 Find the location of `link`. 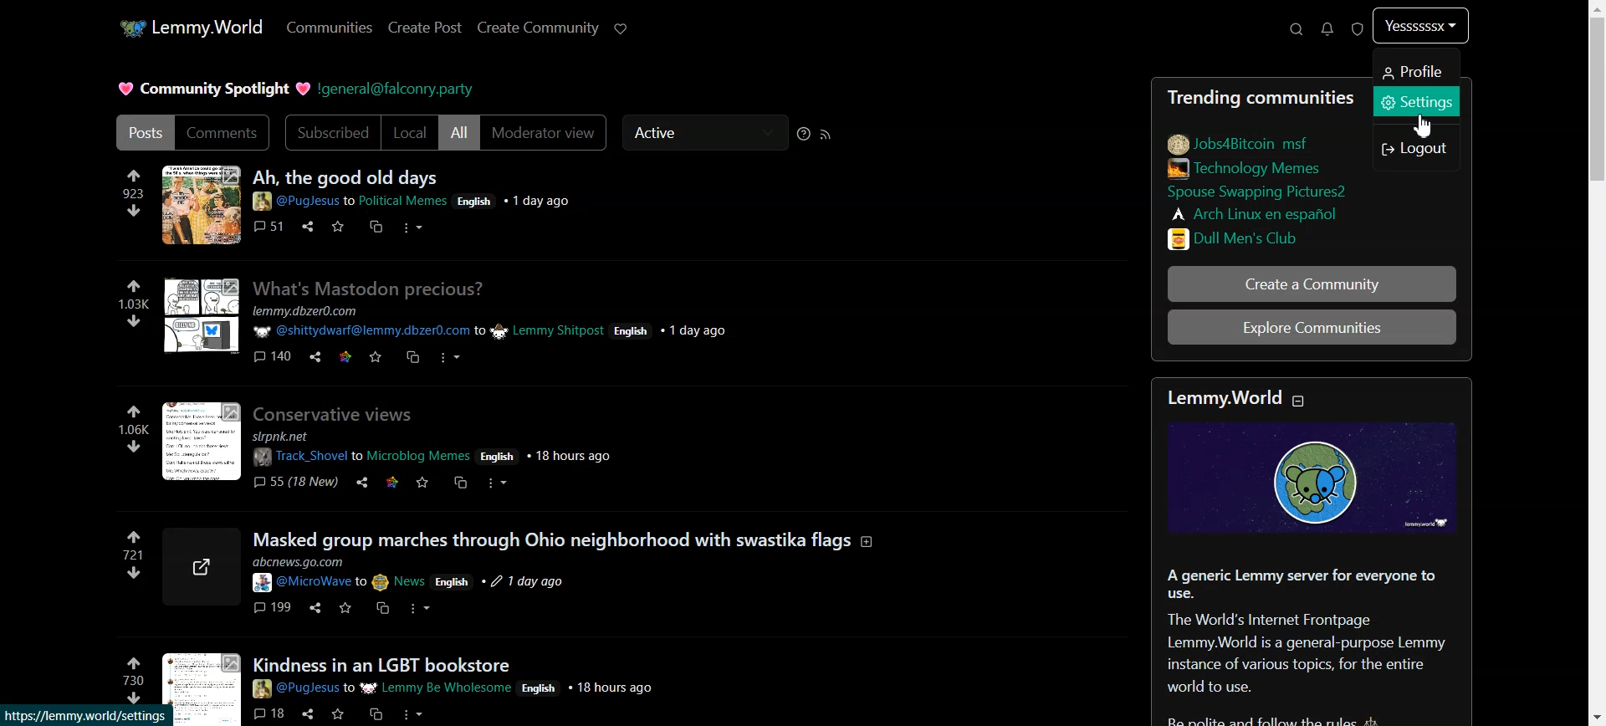

link is located at coordinates (1242, 238).